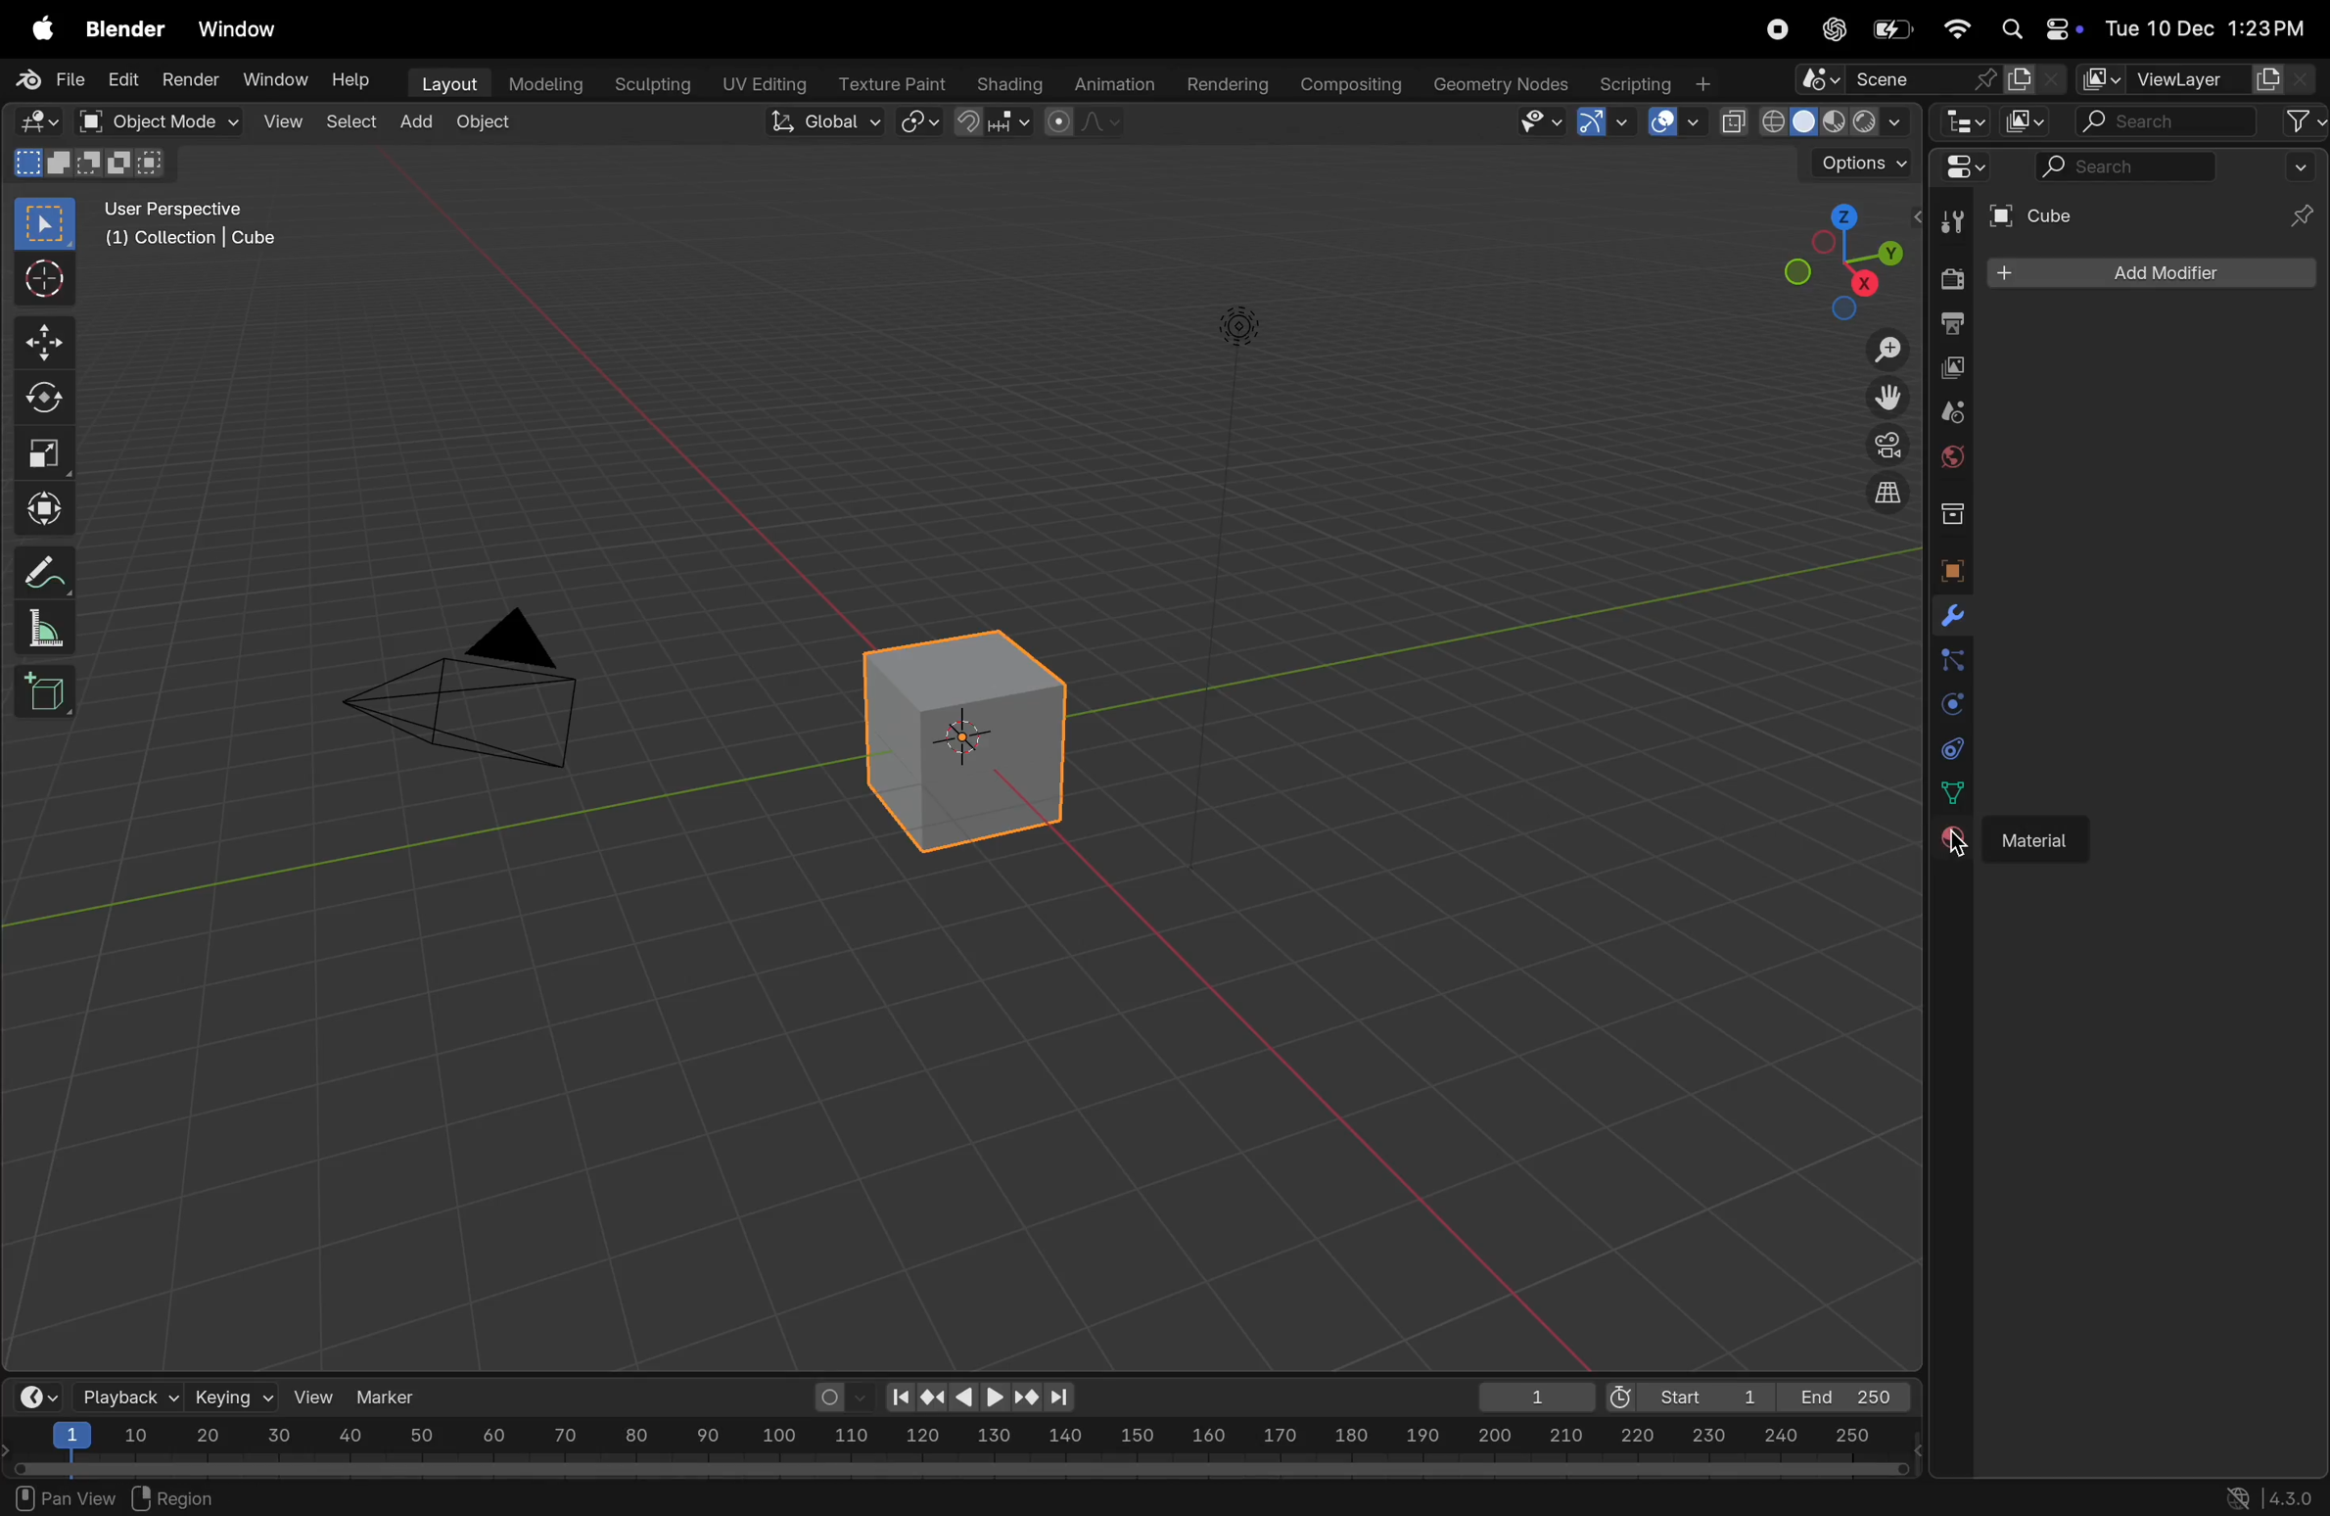 The height and width of the screenshot is (1516, 2330). I want to click on scene, so click(1952, 412).